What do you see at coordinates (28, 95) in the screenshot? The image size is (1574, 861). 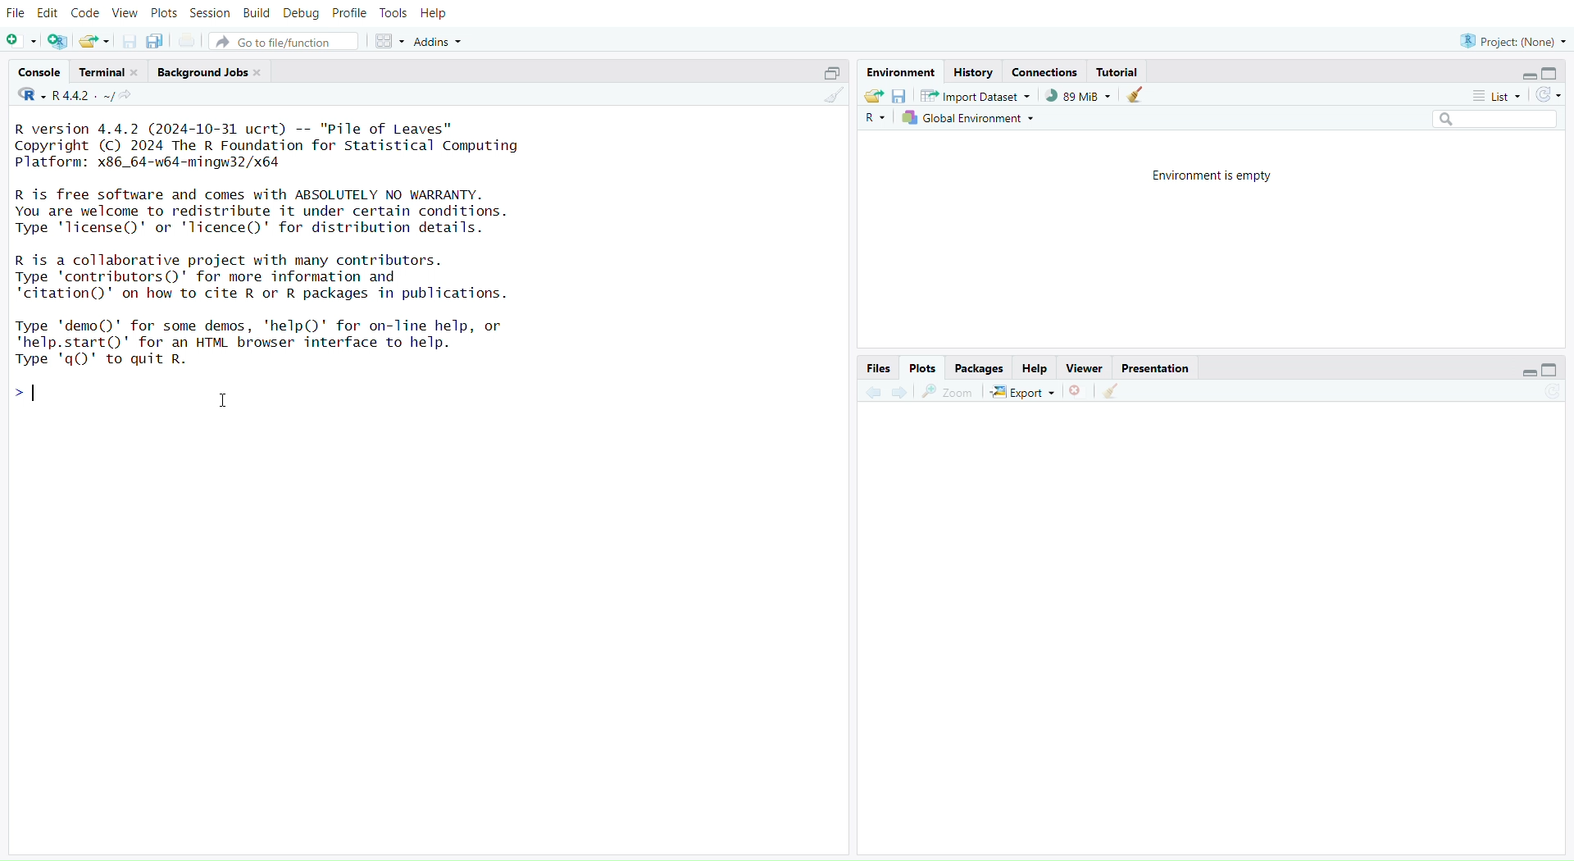 I see `R` at bounding box center [28, 95].